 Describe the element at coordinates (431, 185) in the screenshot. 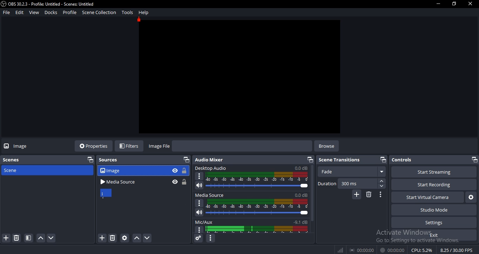

I see `start recording` at that location.